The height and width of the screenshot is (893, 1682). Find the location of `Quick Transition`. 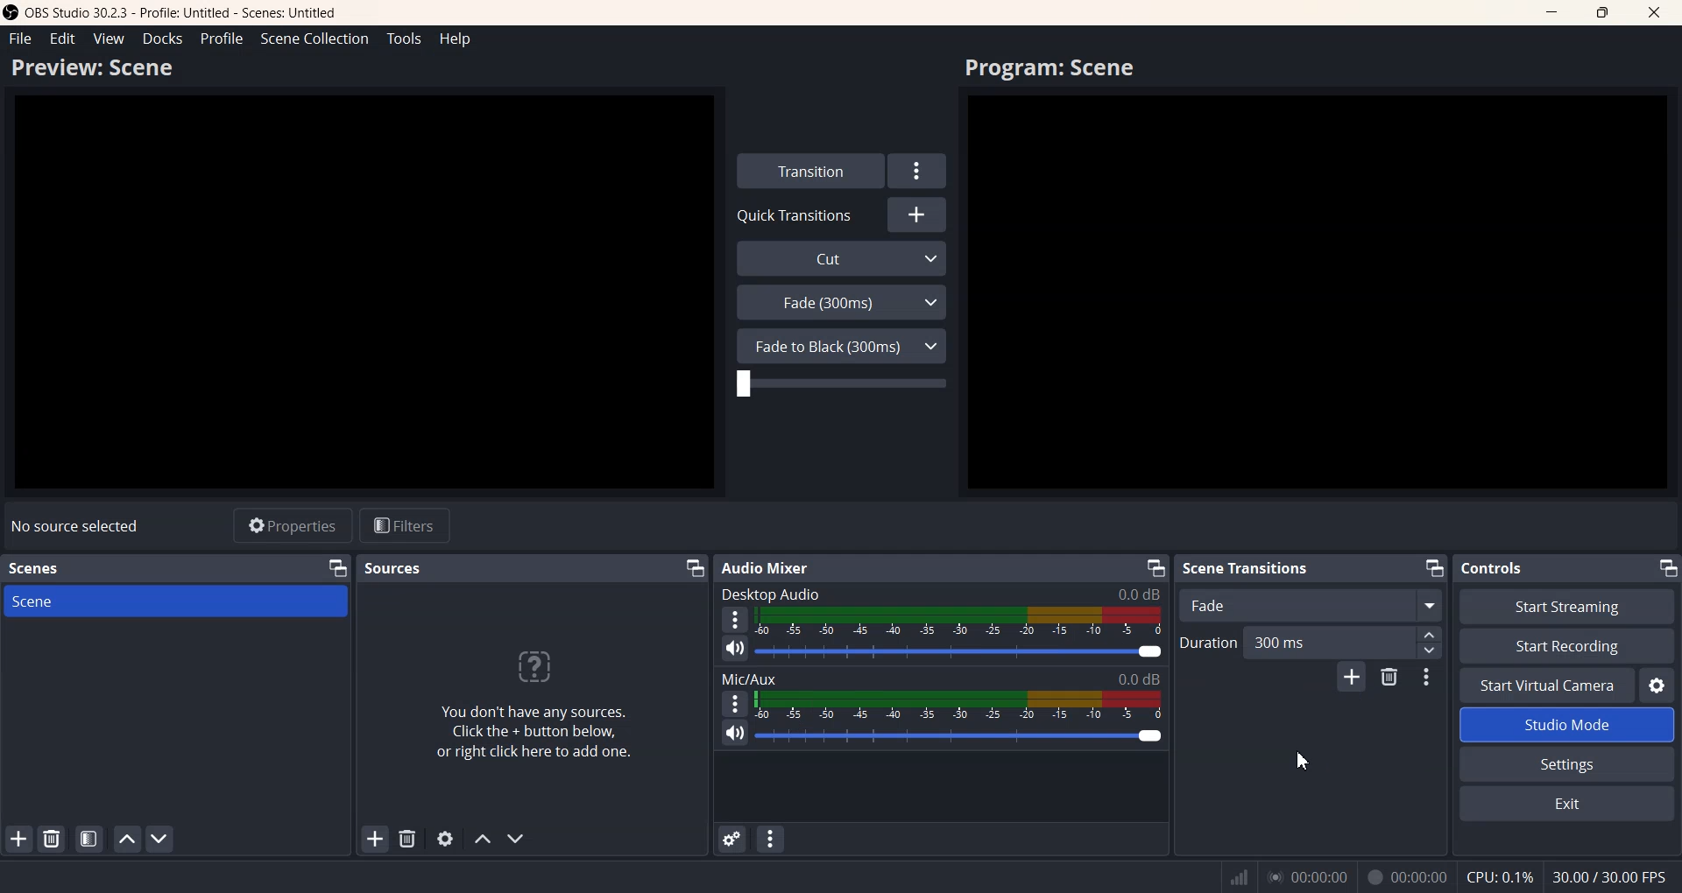

Quick Transition is located at coordinates (840, 214).